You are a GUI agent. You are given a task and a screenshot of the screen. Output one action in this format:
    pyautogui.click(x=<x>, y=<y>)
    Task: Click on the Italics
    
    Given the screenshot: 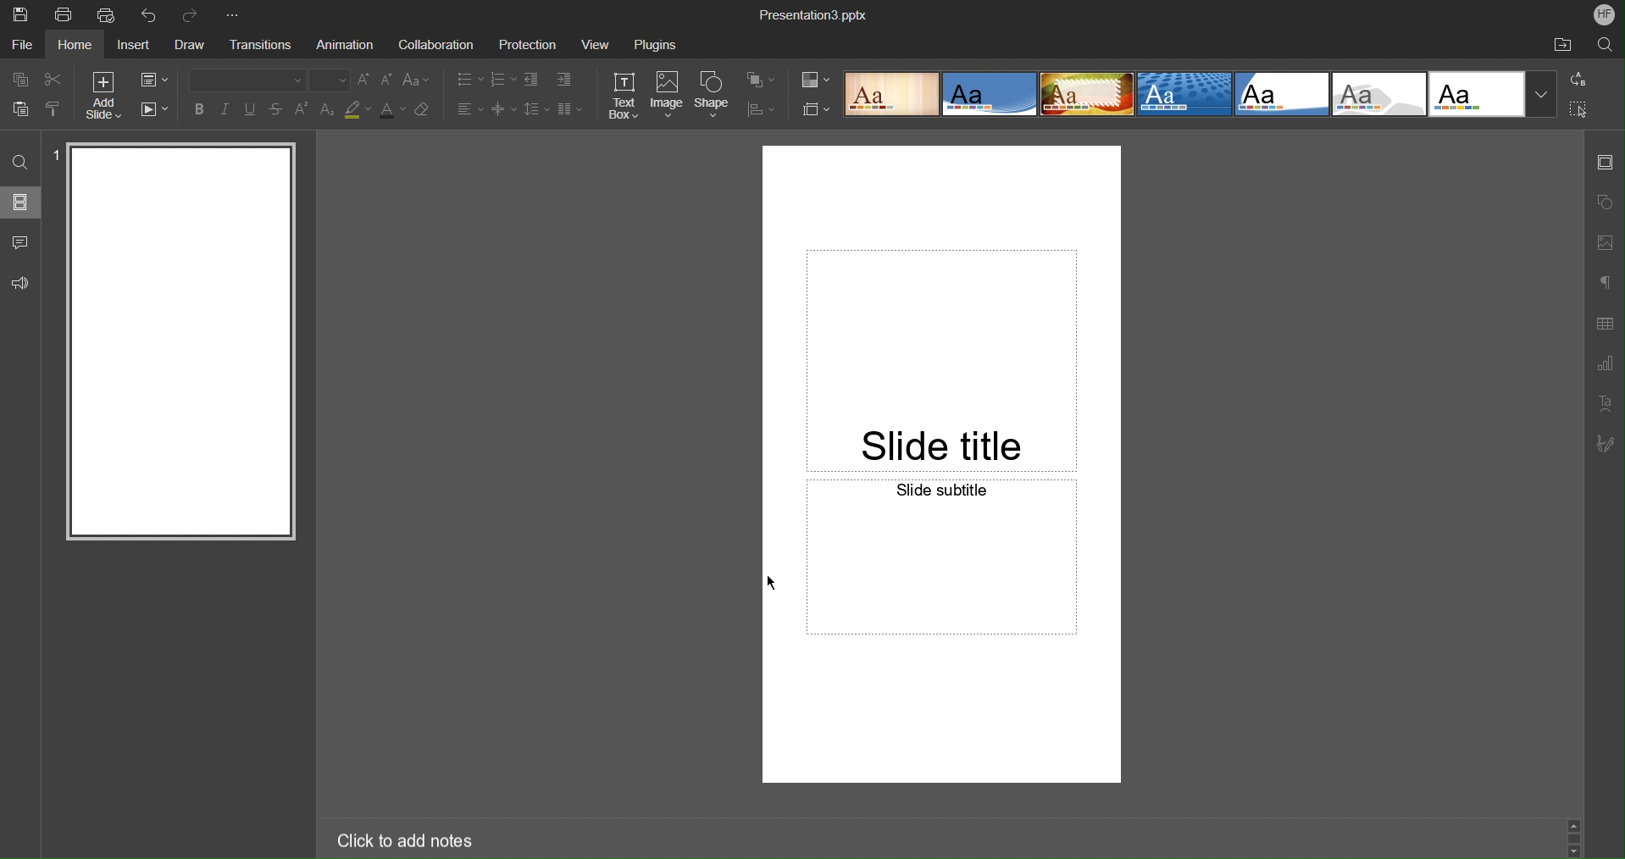 What is the action you would take?
    pyautogui.click(x=227, y=111)
    